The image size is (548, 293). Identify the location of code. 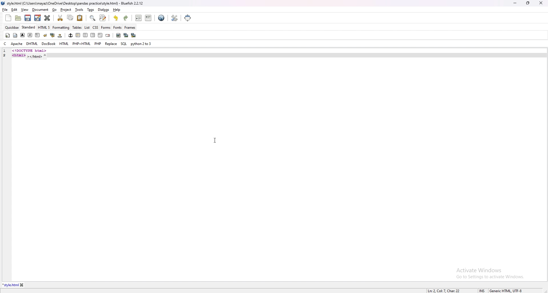
(32, 56).